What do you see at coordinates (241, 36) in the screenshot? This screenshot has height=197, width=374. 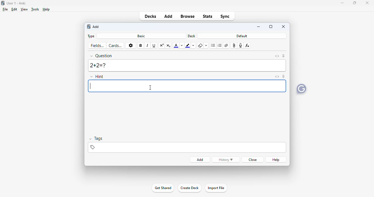 I see `default` at bounding box center [241, 36].